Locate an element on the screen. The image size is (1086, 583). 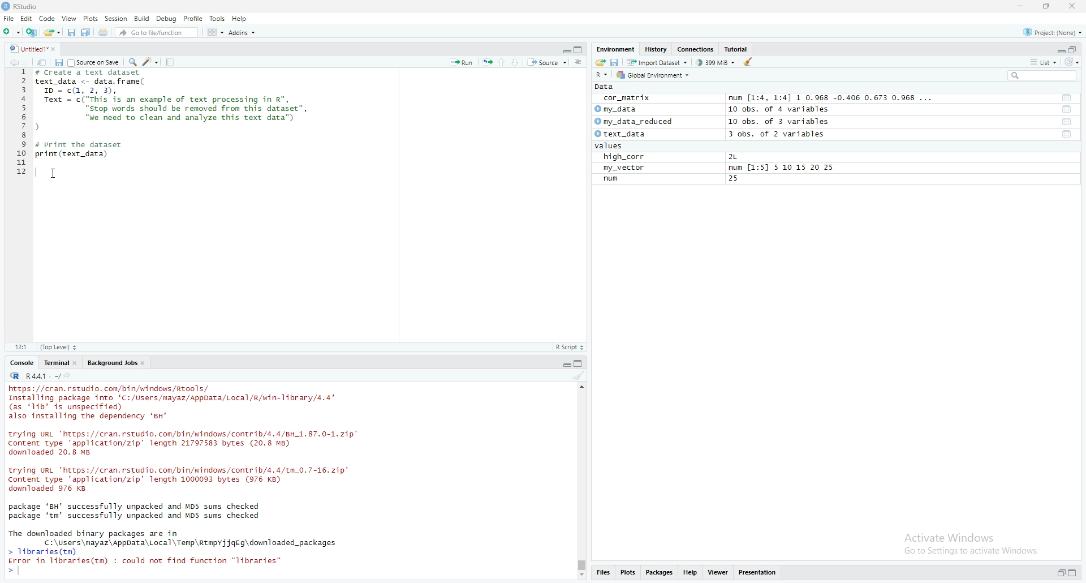
collapse is located at coordinates (580, 363).